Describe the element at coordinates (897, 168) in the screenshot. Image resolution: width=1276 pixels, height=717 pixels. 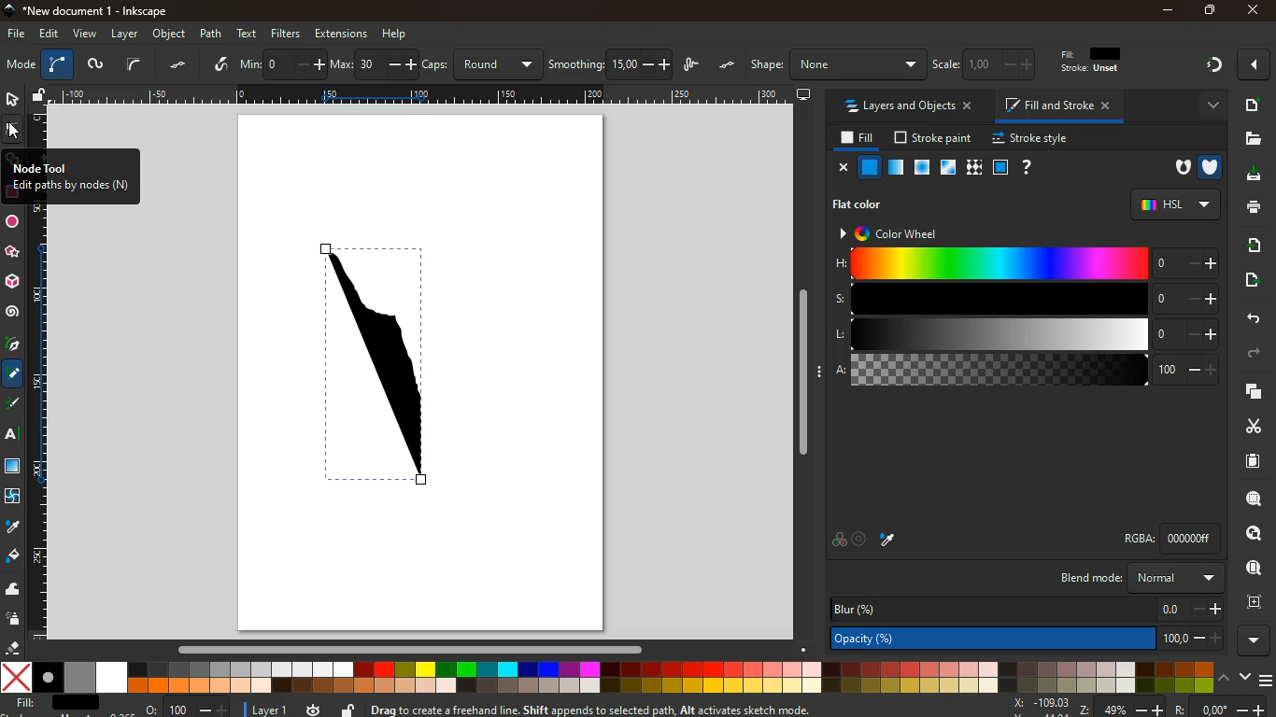
I see `opacity` at that location.